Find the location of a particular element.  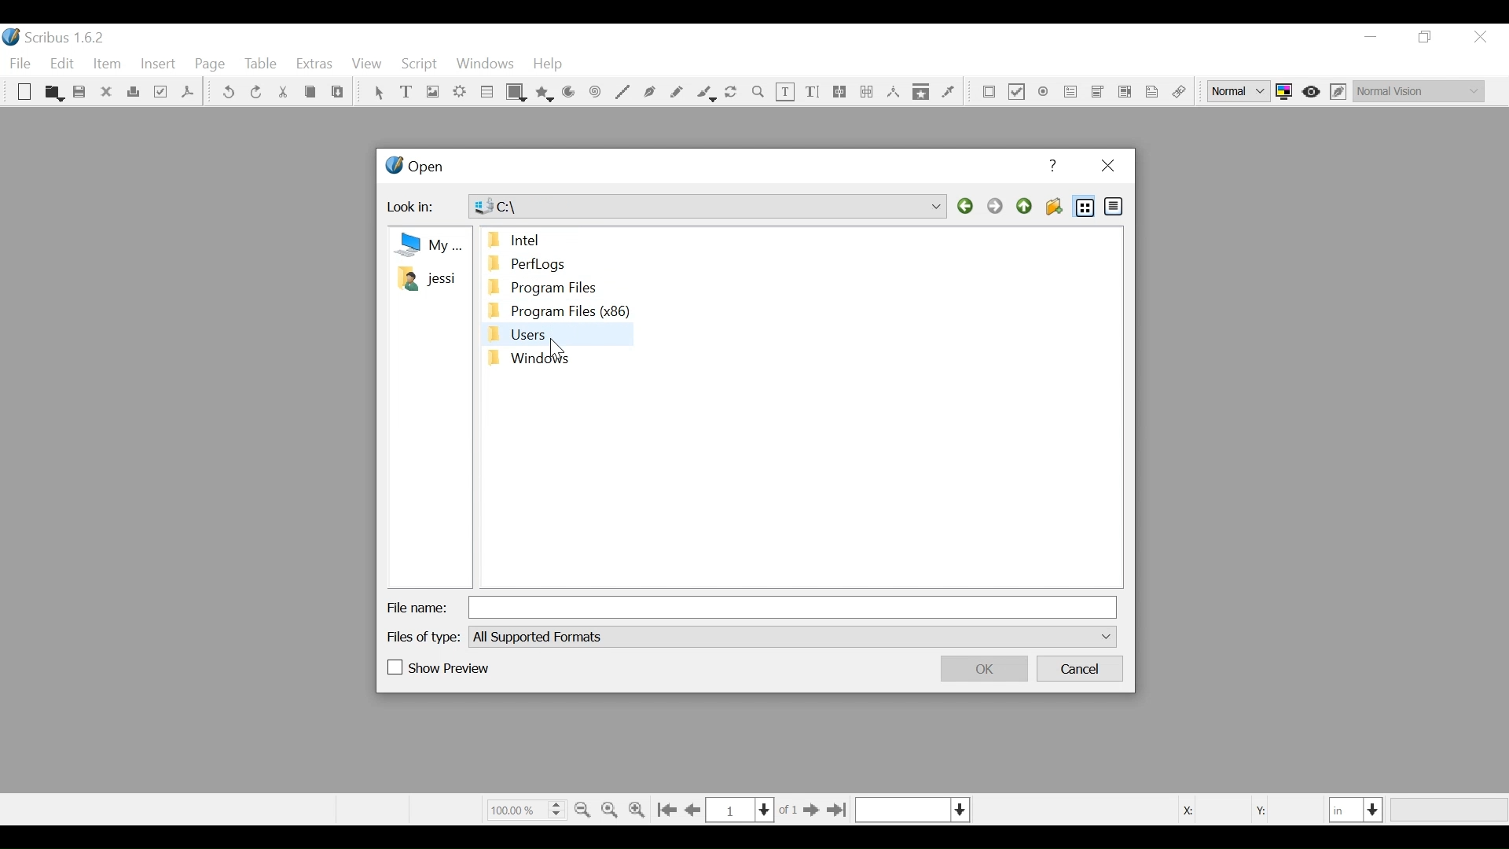

Text Annotation is located at coordinates (1150, 93).